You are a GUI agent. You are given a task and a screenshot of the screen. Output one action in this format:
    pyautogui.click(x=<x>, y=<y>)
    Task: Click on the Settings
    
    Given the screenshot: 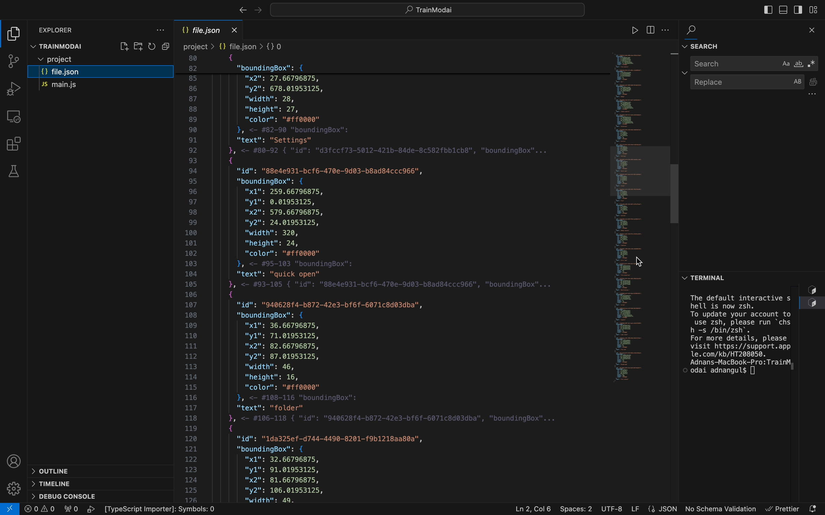 What is the action you would take?
    pyautogui.click(x=13, y=489)
    